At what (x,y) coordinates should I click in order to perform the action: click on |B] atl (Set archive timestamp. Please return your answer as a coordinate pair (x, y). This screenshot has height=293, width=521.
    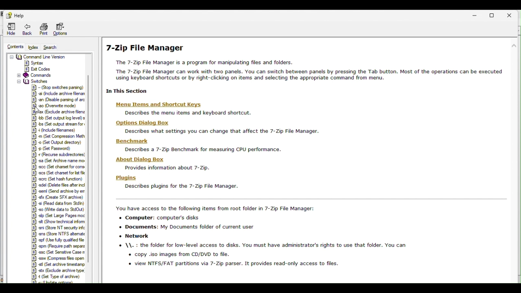
    Looking at the image, I should click on (57, 264).